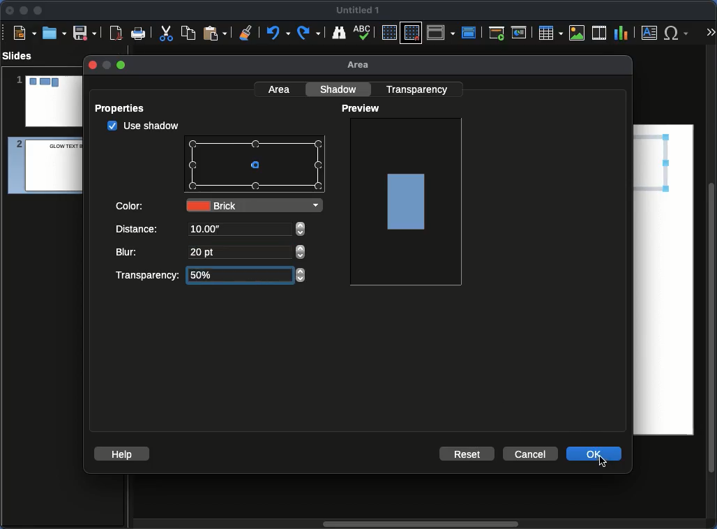 The image size is (717, 529). What do you see at coordinates (650, 32) in the screenshot?
I see `Textbox` at bounding box center [650, 32].